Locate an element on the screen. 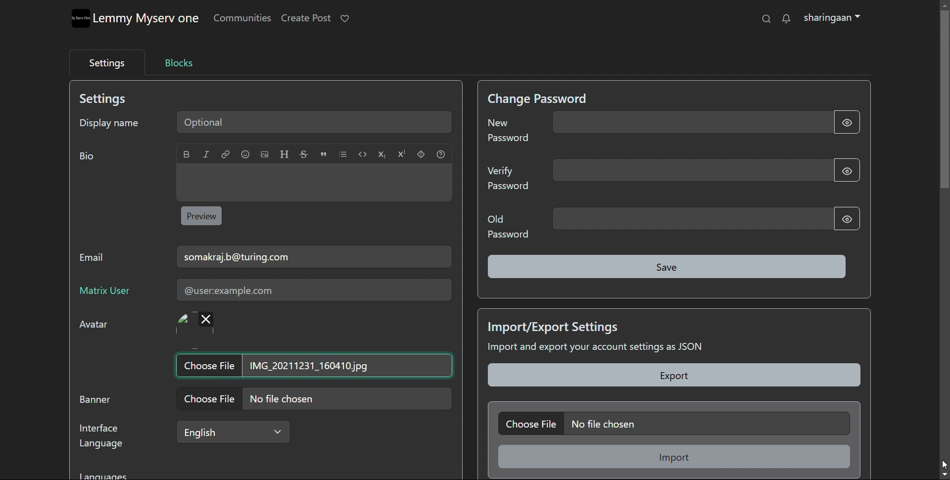  New Password is located at coordinates (510, 134).